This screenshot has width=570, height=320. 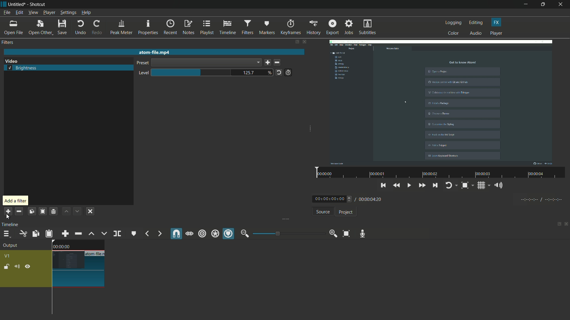 I want to click on move filter up, so click(x=66, y=211).